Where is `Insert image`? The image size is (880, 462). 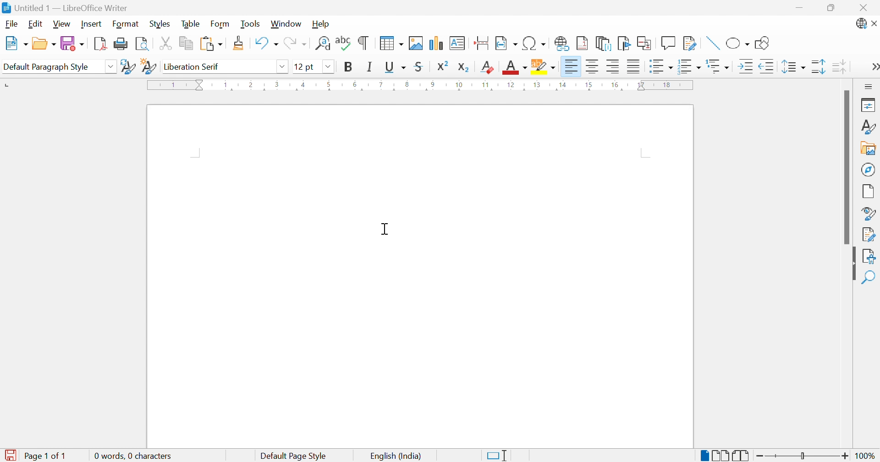 Insert image is located at coordinates (417, 43).